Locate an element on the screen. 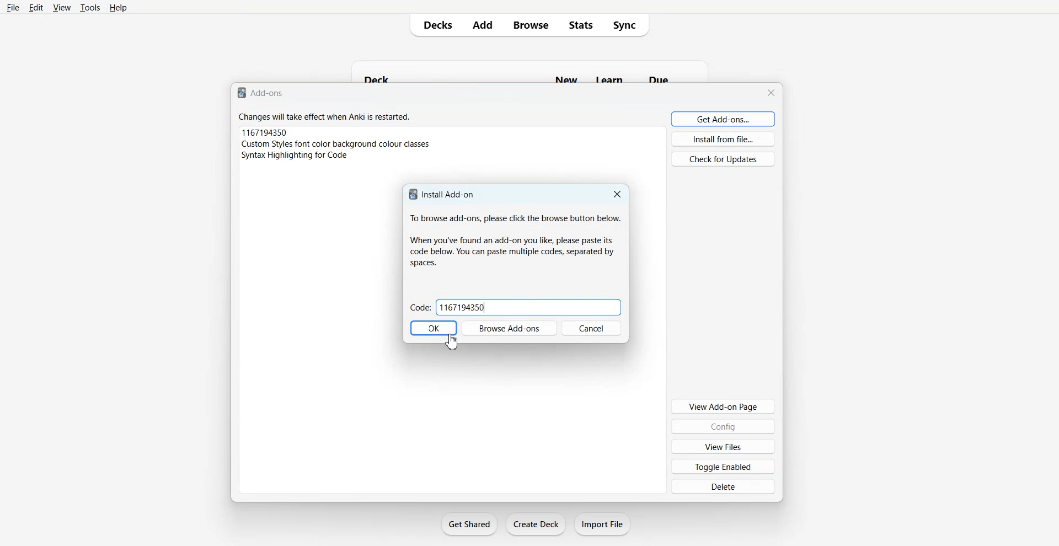  1167194350 is located at coordinates (265, 132).